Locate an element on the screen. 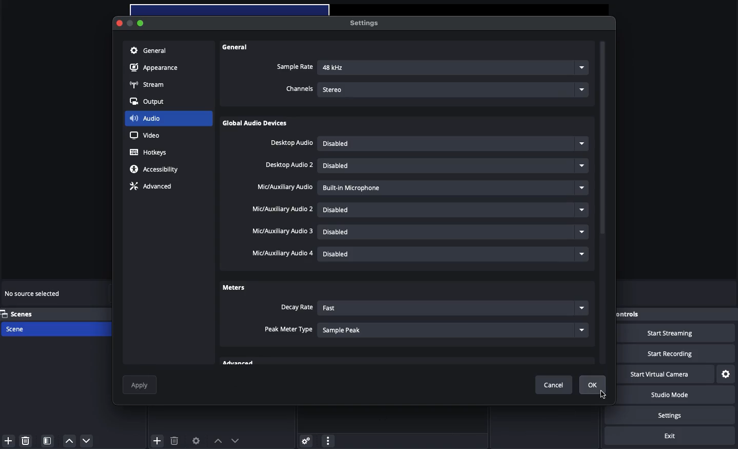  Disabled is located at coordinates (432, 188).